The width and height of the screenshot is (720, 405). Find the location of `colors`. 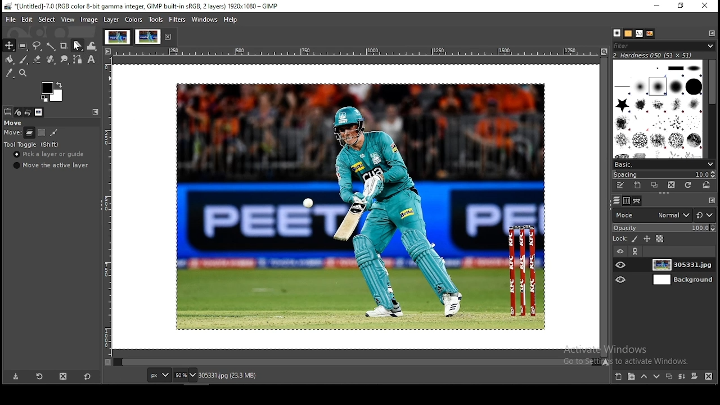

colors is located at coordinates (52, 91).